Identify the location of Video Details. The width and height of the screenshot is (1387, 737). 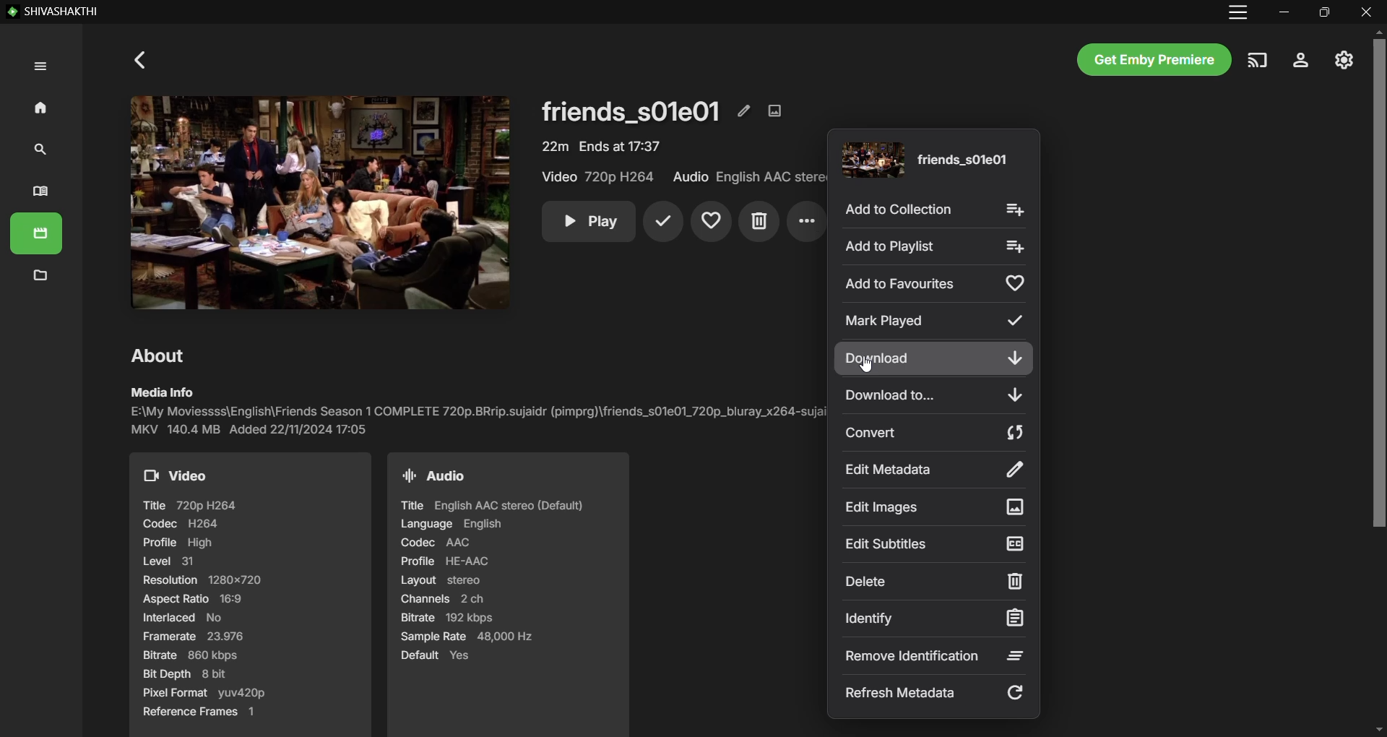
(602, 146).